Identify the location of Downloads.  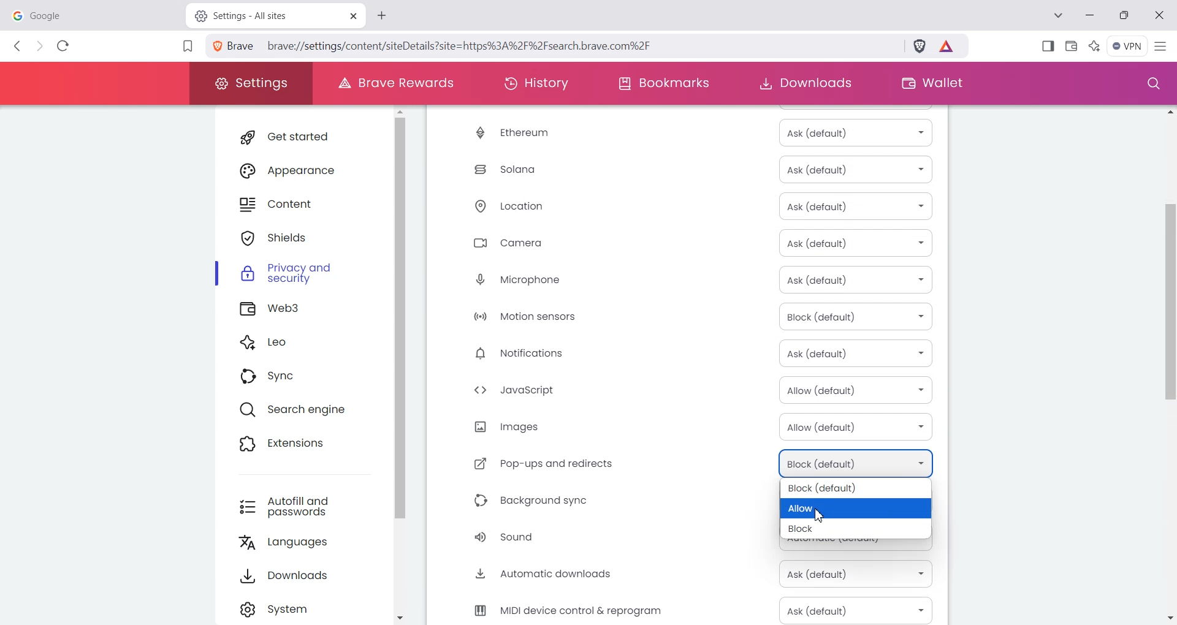
(308, 578).